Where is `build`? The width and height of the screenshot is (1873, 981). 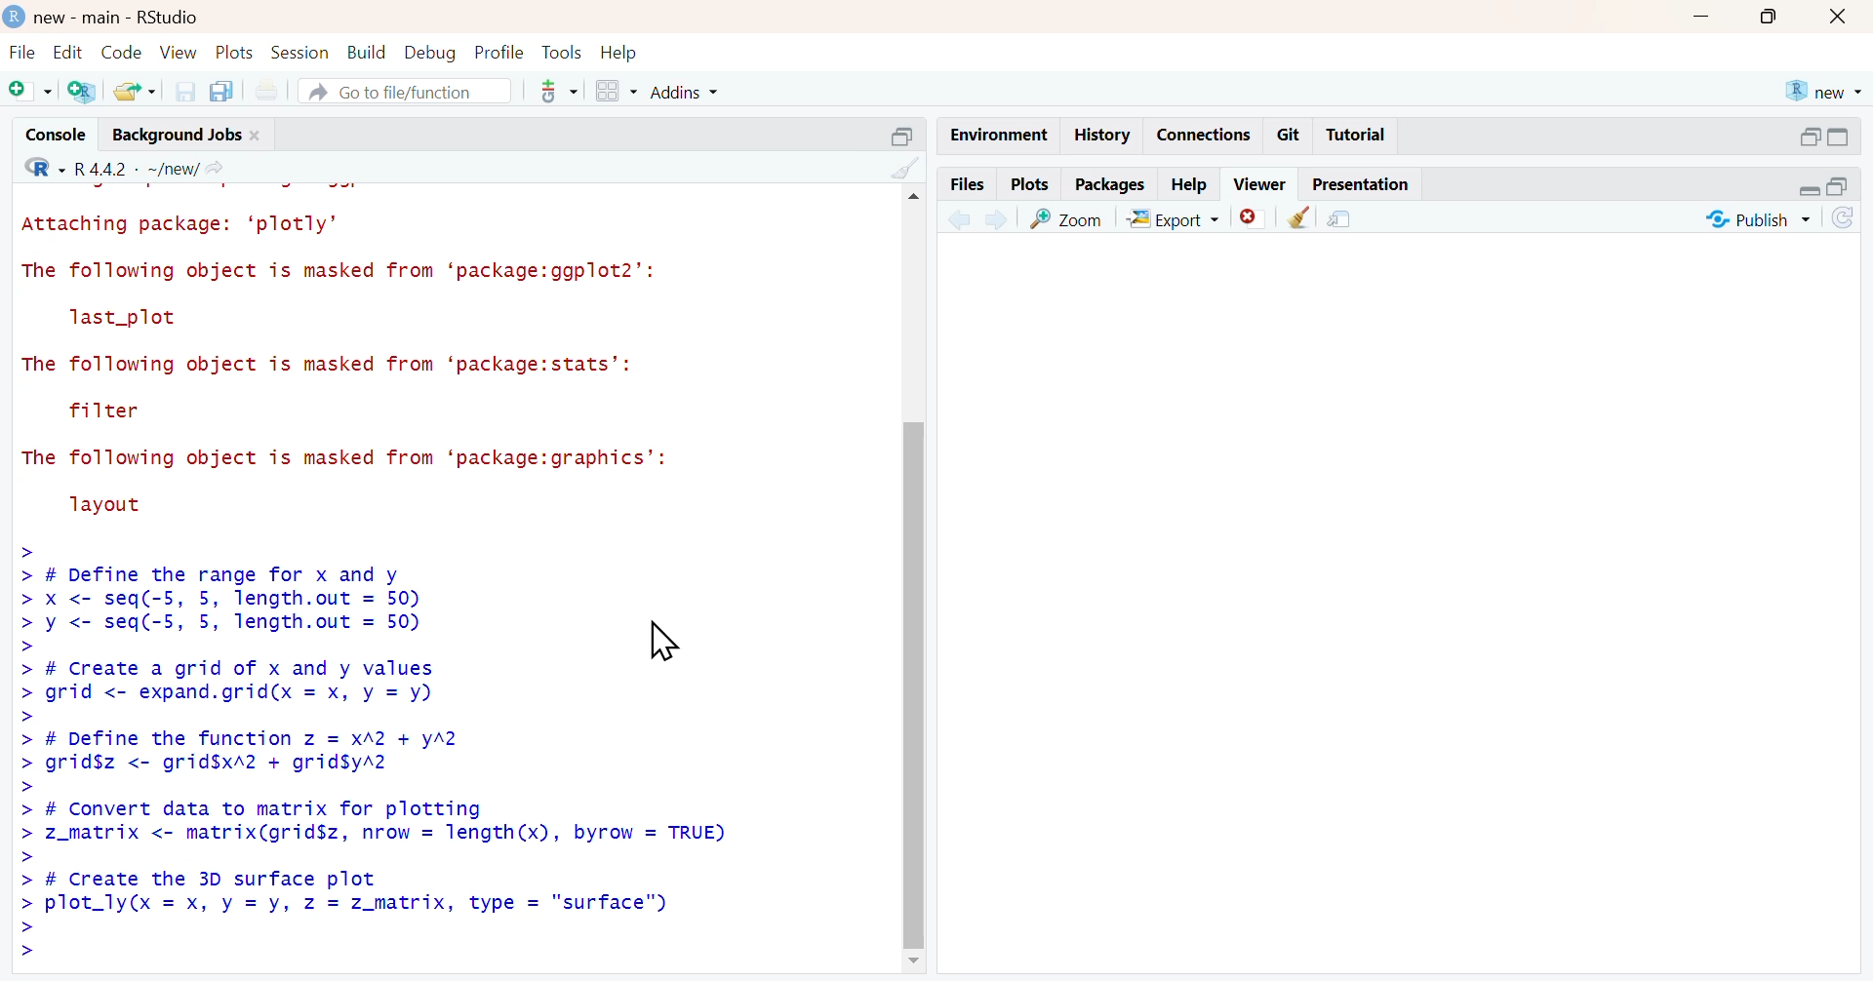 build is located at coordinates (368, 52).